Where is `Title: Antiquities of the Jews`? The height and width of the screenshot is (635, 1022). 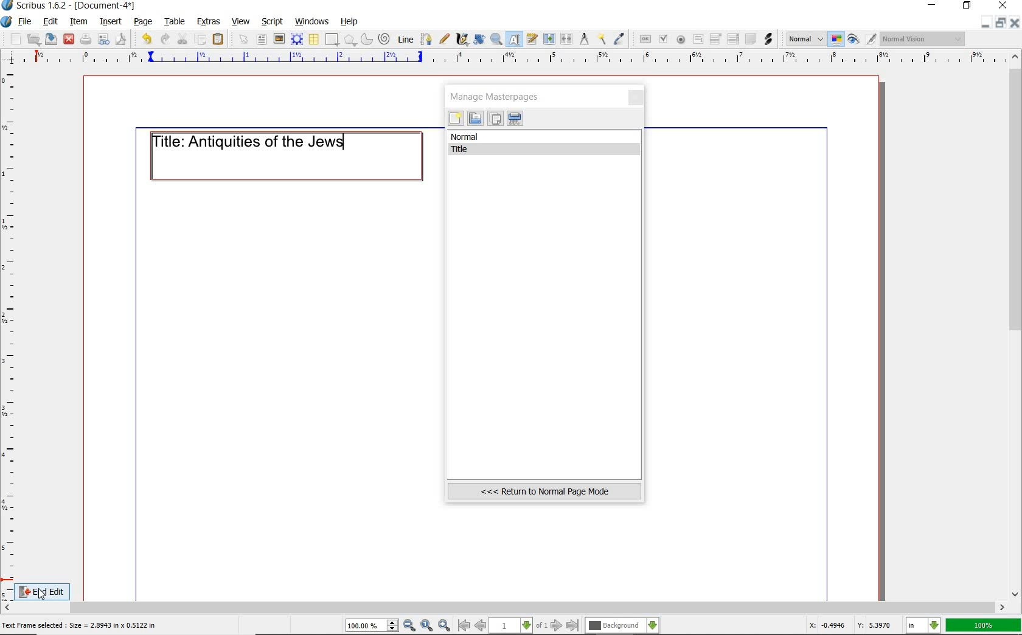 Title: Antiquities of the Jews is located at coordinates (259, 141).